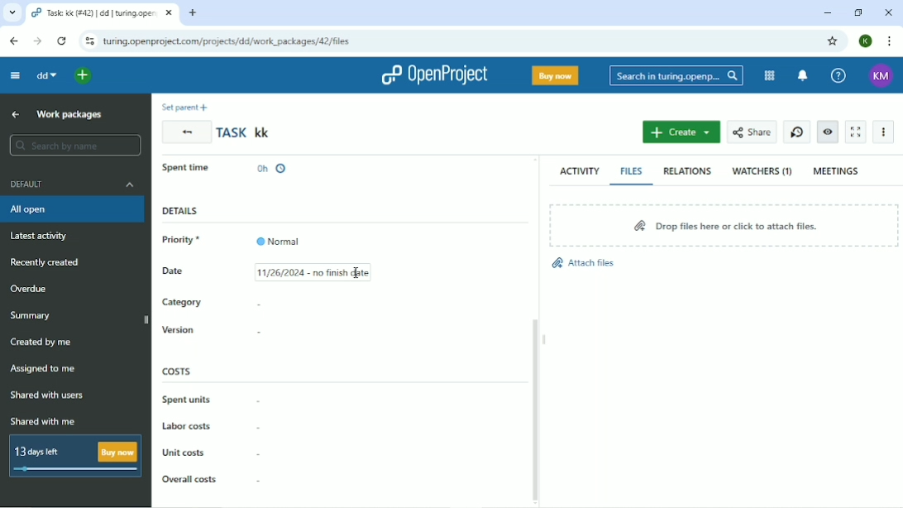 Image resolution: width=903 pixels, height=508 pixels. Describe the element at coordinates (433, 75) in the screenshot. I see `OpenProject` at that location.